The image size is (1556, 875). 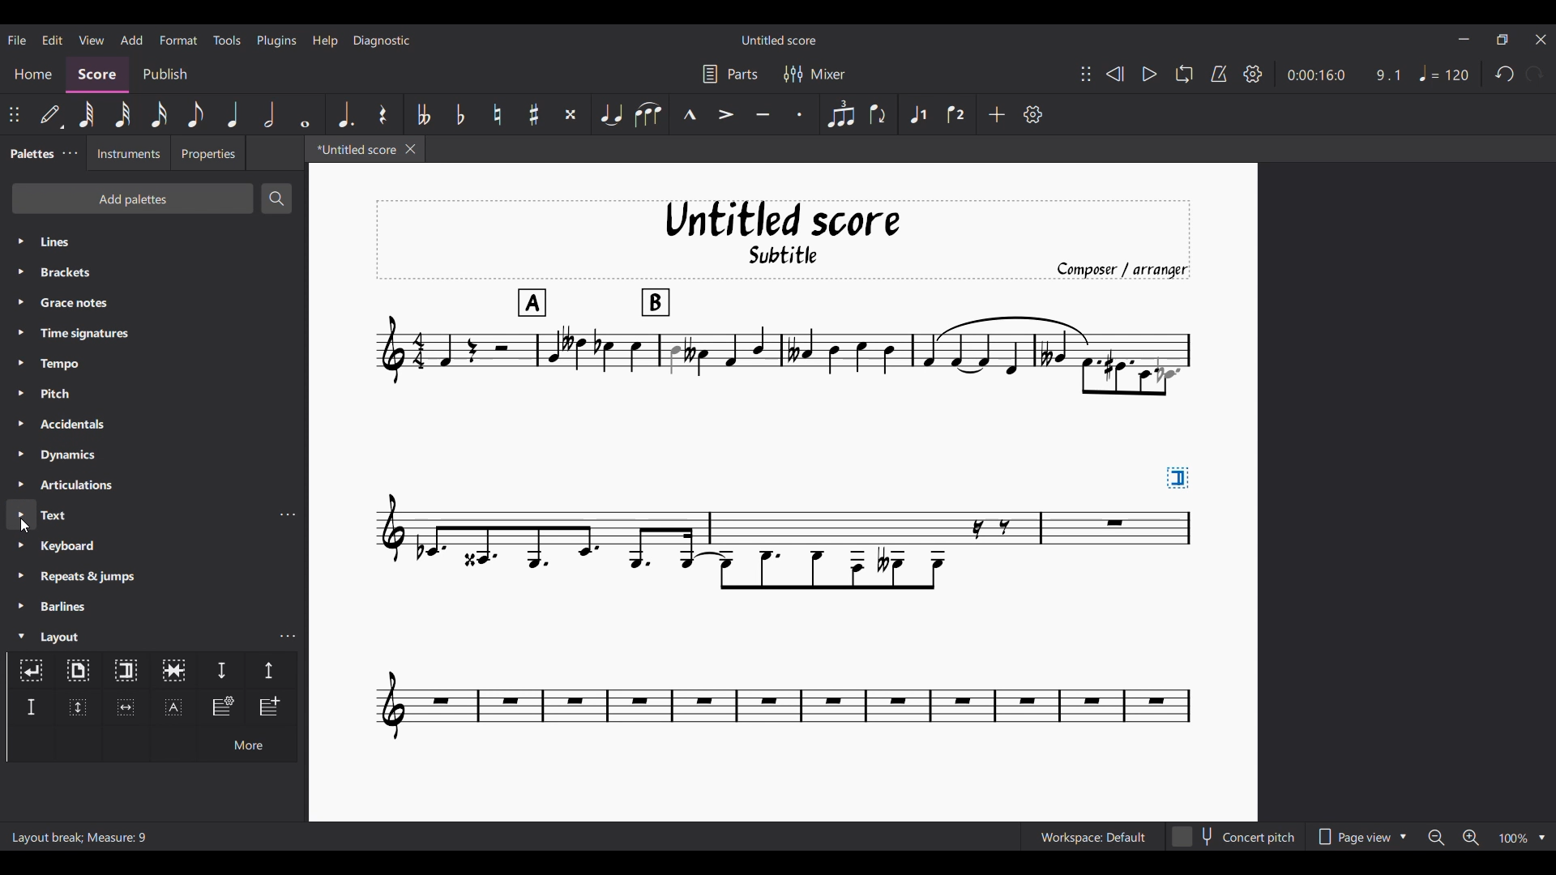 What do you see at coordinates (125, 671) in the screenshot?
I see `Section break, highlighted as current selection` at bounding box center [125, 671].